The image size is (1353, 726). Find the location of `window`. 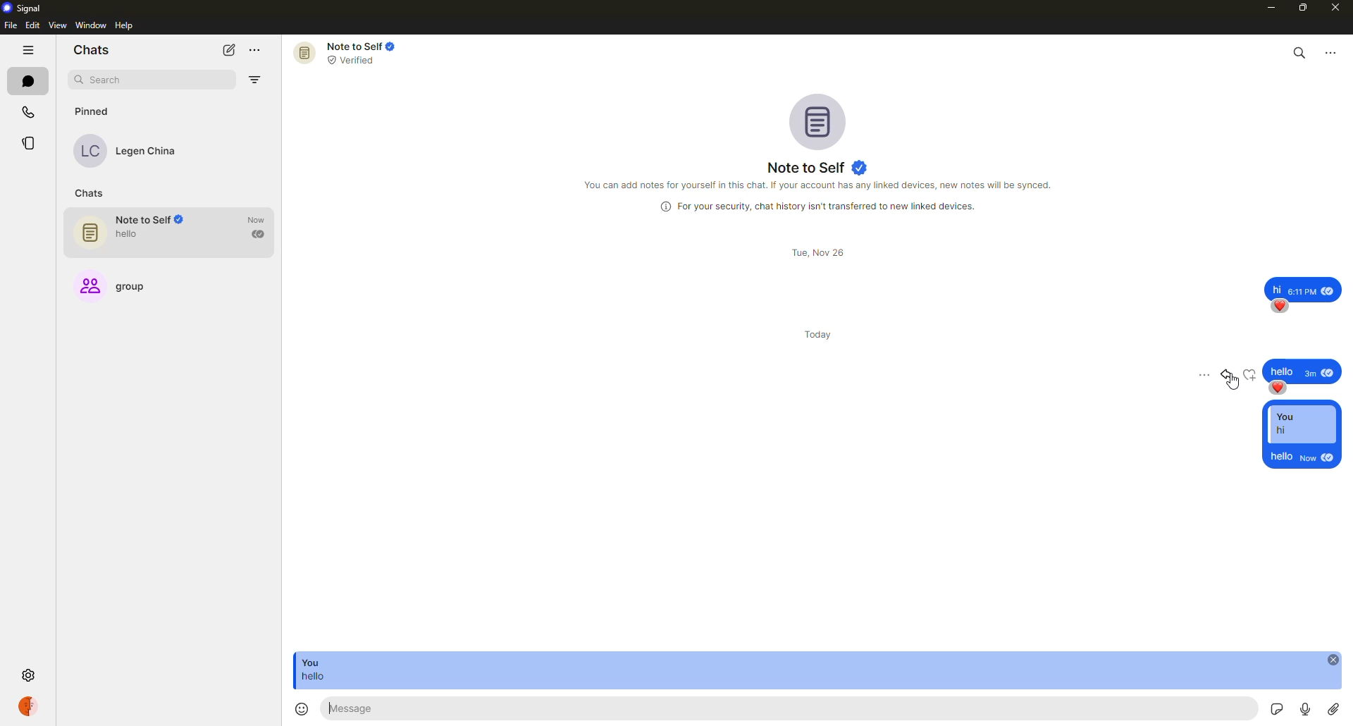

window is located at coordinates (90, 25).